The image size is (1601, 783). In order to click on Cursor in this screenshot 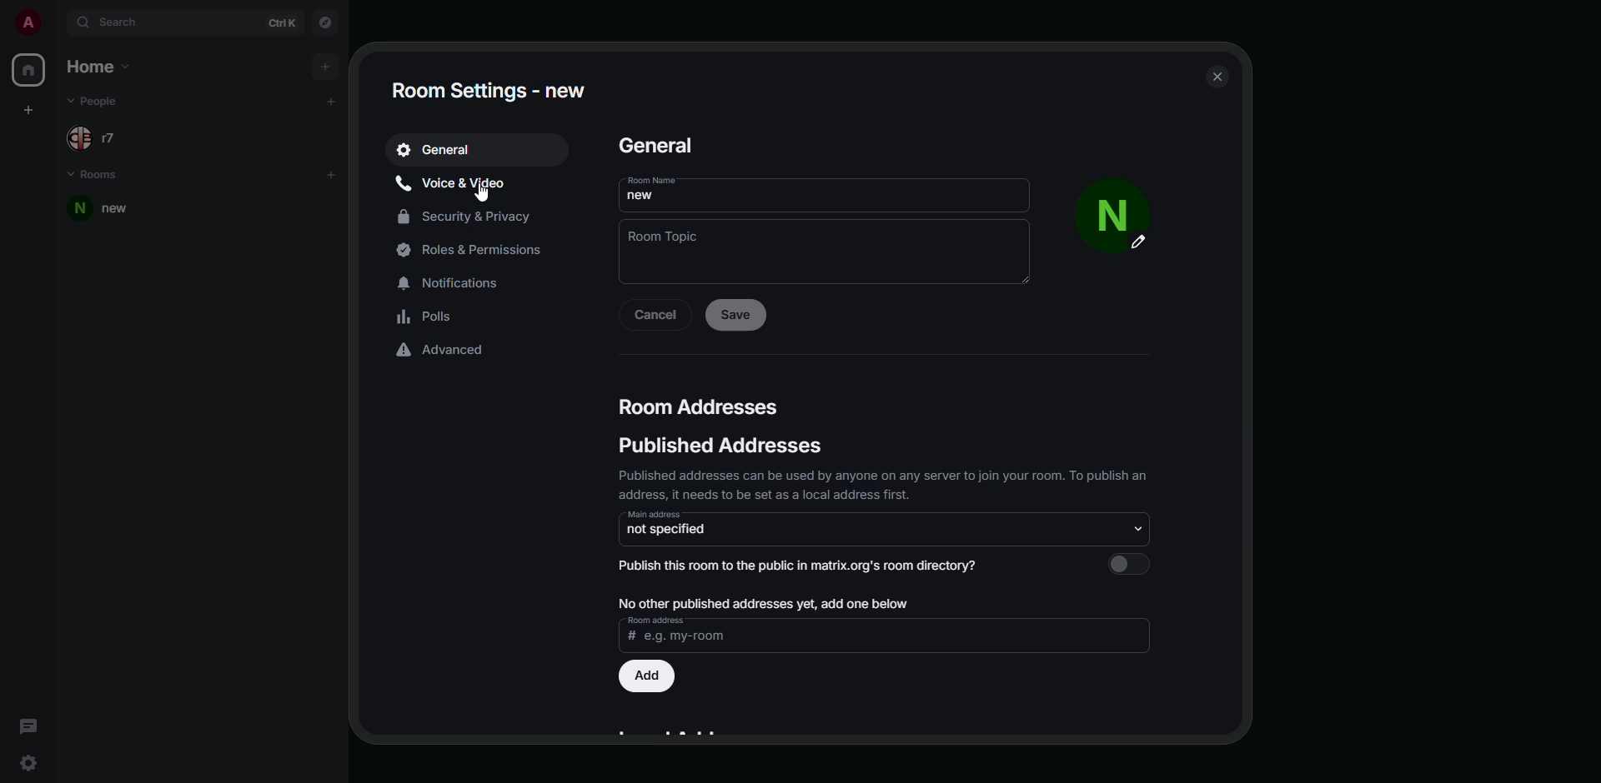, I will do `click(486, 195)`.